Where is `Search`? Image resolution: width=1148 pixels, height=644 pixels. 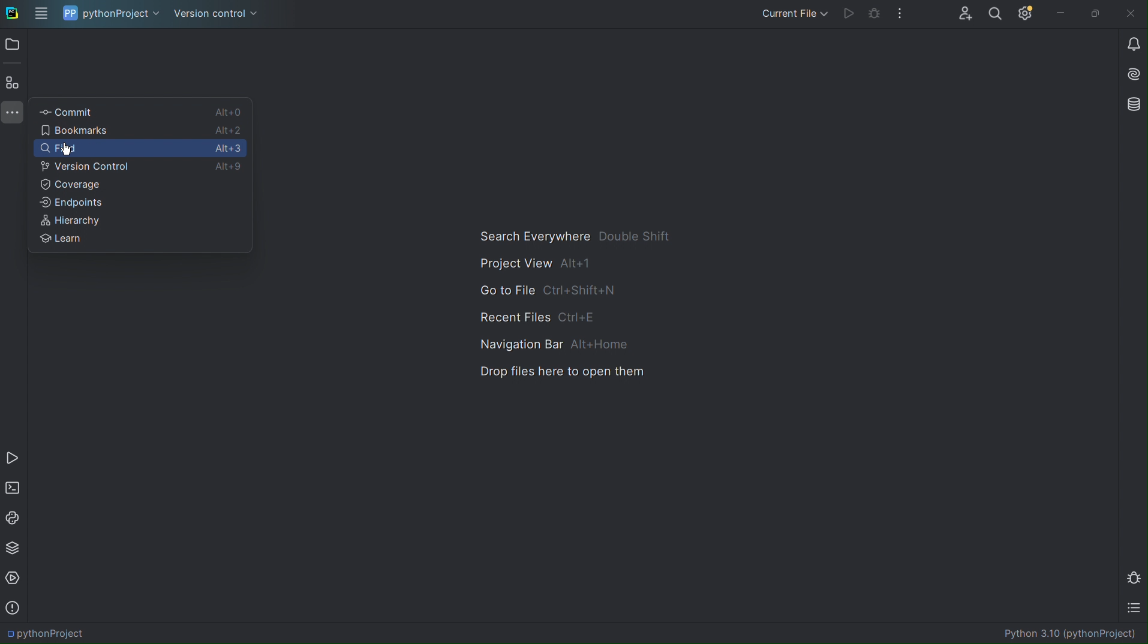 Search is located at coordinates (999, 15).